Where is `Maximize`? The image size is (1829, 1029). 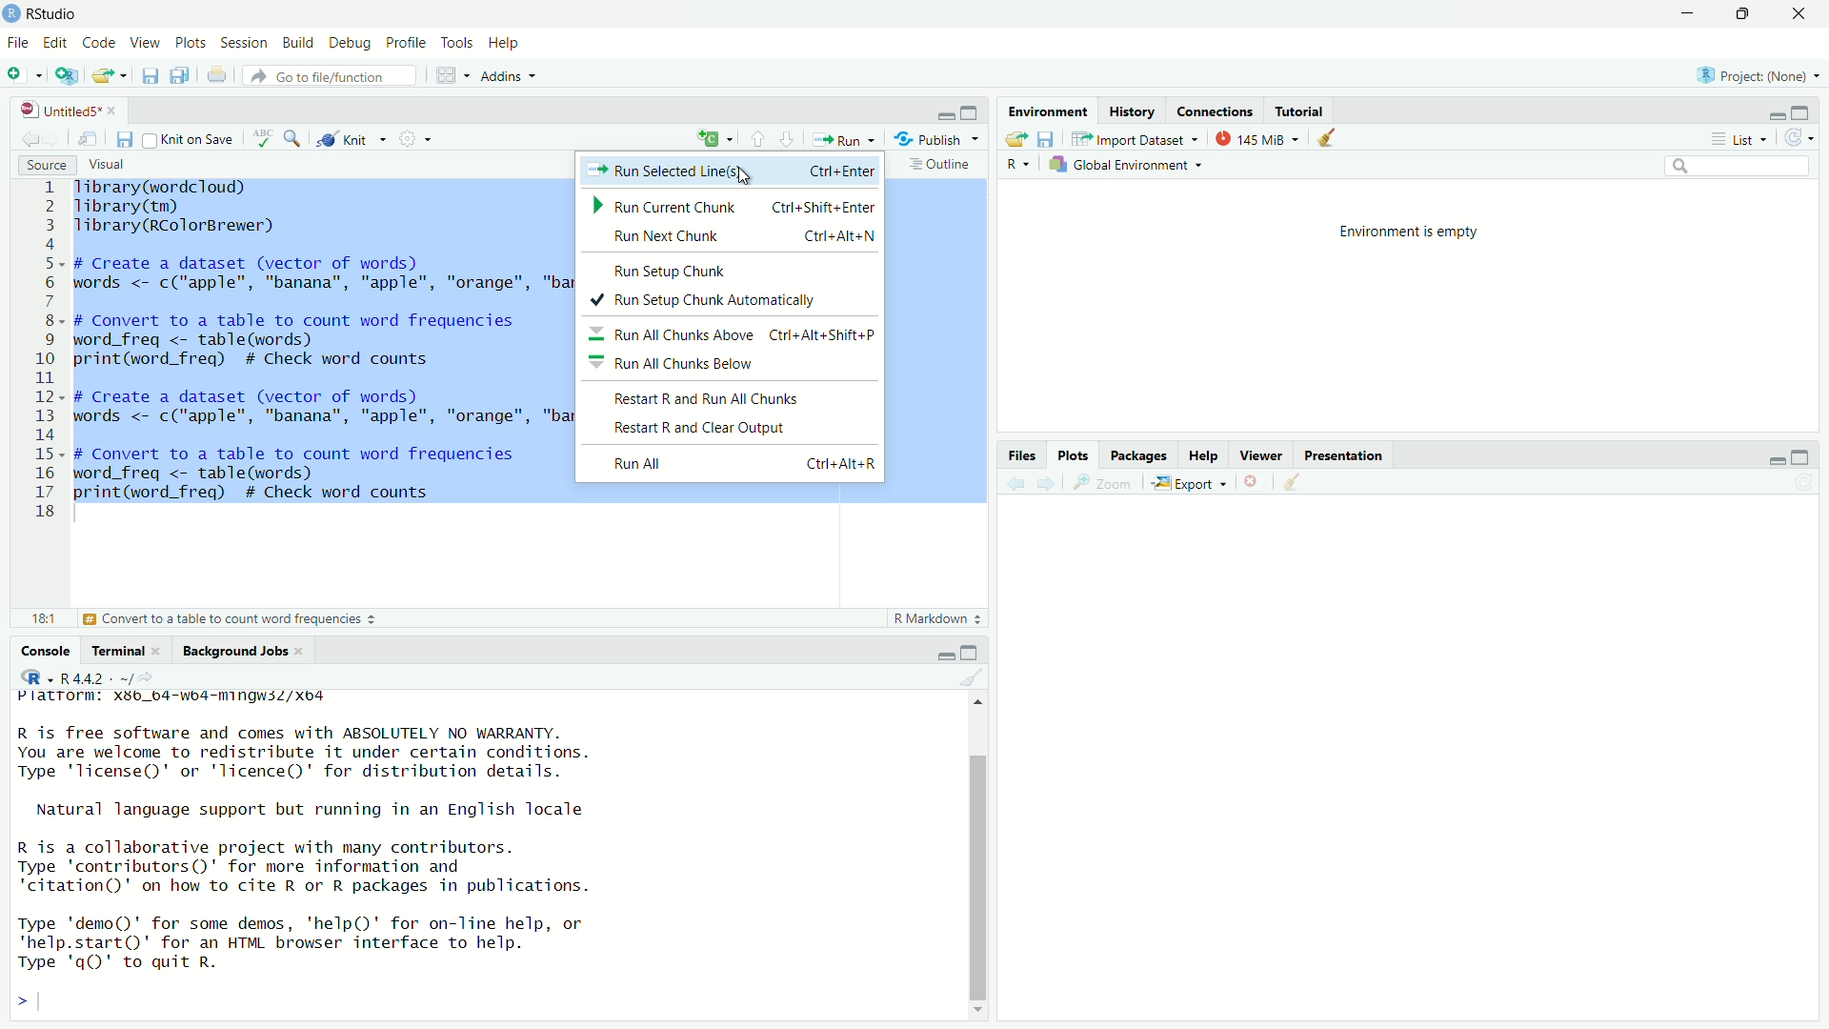 Maximize is located at coordinates (1745, 15).